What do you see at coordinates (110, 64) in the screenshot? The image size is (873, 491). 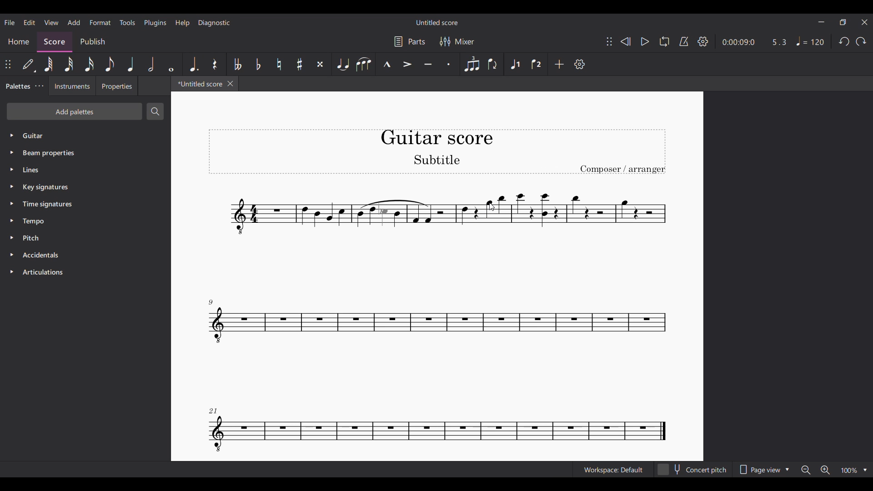 I see `8th note` at bounding box center [110, 64].